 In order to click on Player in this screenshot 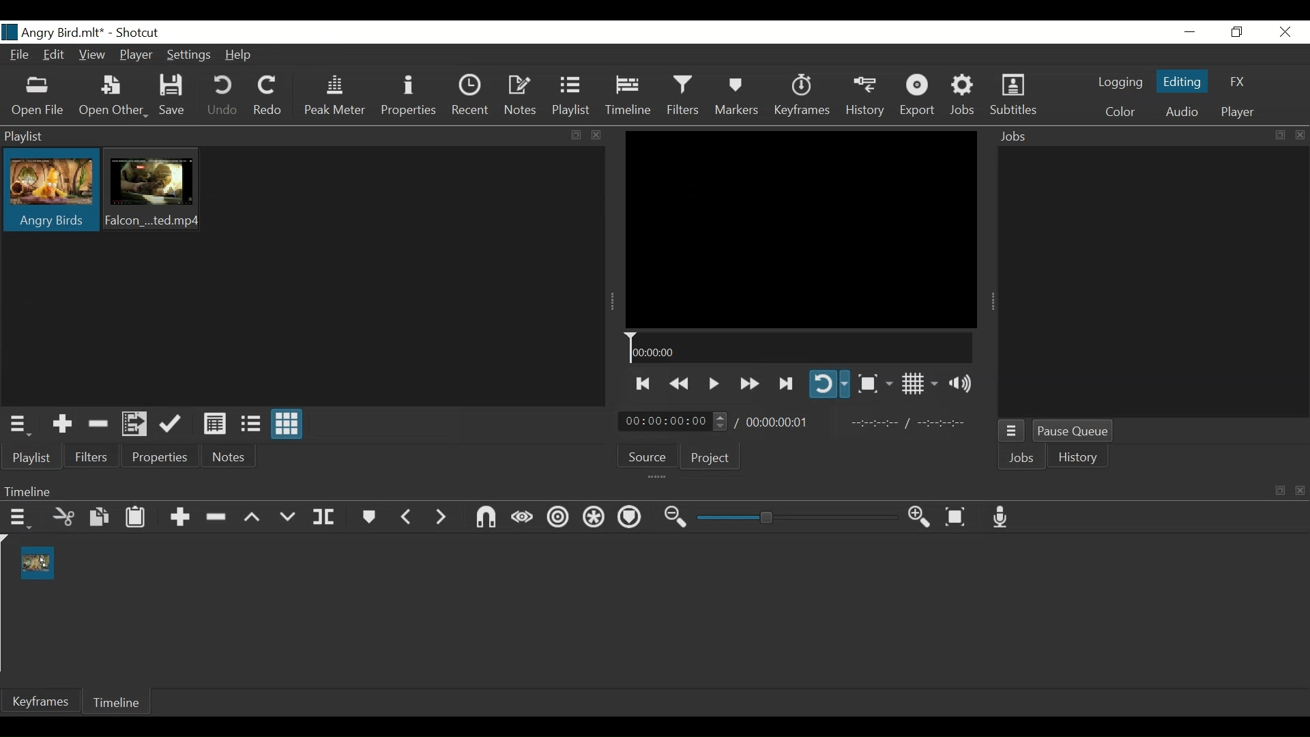, I will do `click(1238, 110)`.